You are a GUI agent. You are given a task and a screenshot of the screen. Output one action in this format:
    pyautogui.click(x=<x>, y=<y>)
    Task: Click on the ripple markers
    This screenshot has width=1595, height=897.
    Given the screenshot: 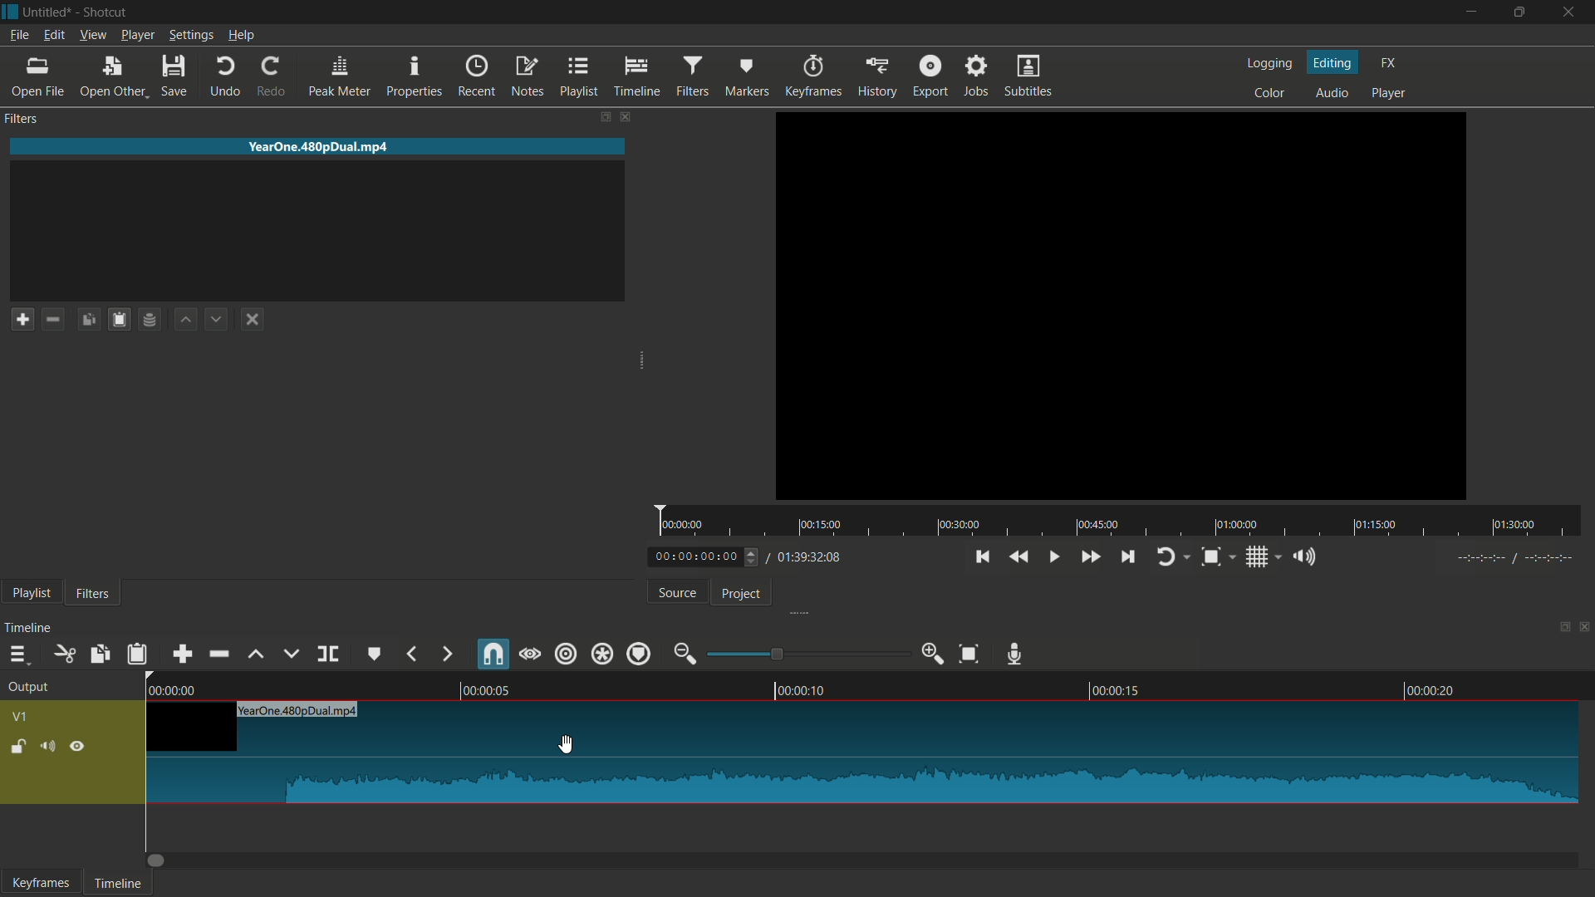 What is the action you would take?
    pyautogui.click(x=636, y=654)
    